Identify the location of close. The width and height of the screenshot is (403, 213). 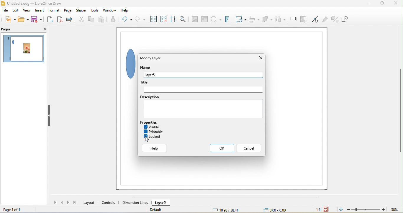
(44, 29).